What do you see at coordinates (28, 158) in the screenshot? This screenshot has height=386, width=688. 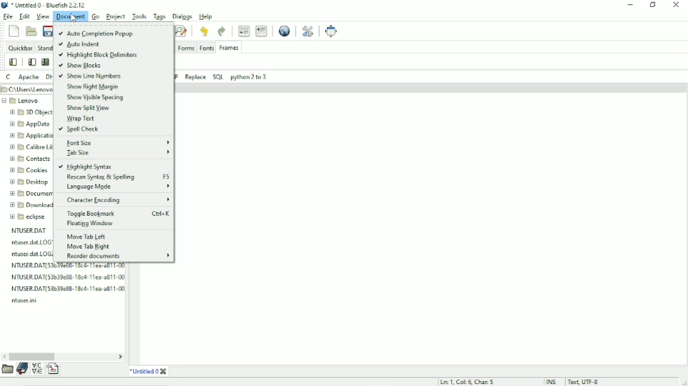 I see `Contacts` at bounding box center [28, 158].